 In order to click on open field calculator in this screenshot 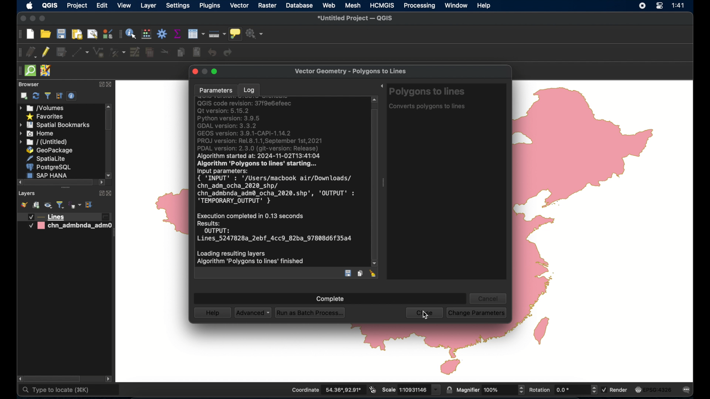, I will do `click(146, 34)`.